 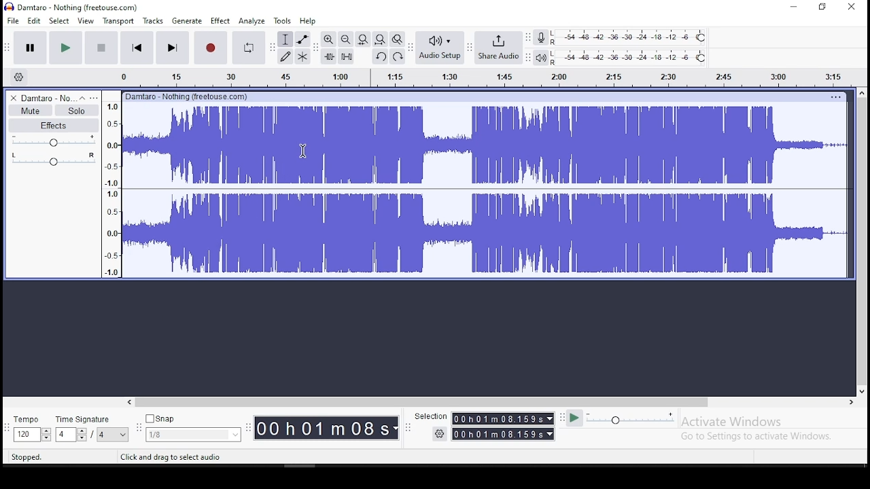 What do you see at coordinates (220, 21) in the screenshot?
I see `effects` at bounding box center [220, 21].